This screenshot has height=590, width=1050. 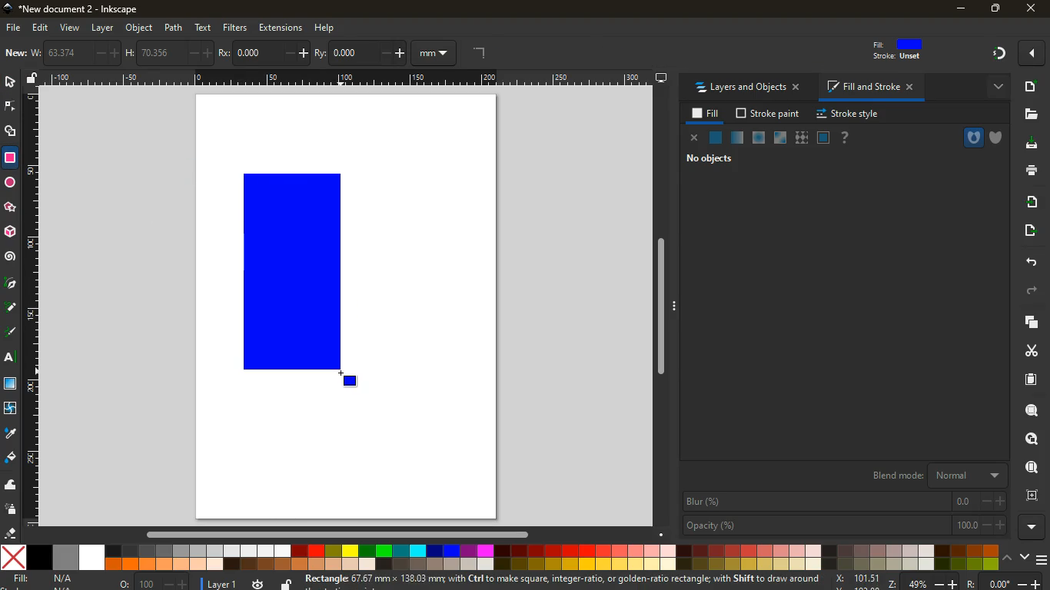 I want to click on files, so click(x=1025, y=114).